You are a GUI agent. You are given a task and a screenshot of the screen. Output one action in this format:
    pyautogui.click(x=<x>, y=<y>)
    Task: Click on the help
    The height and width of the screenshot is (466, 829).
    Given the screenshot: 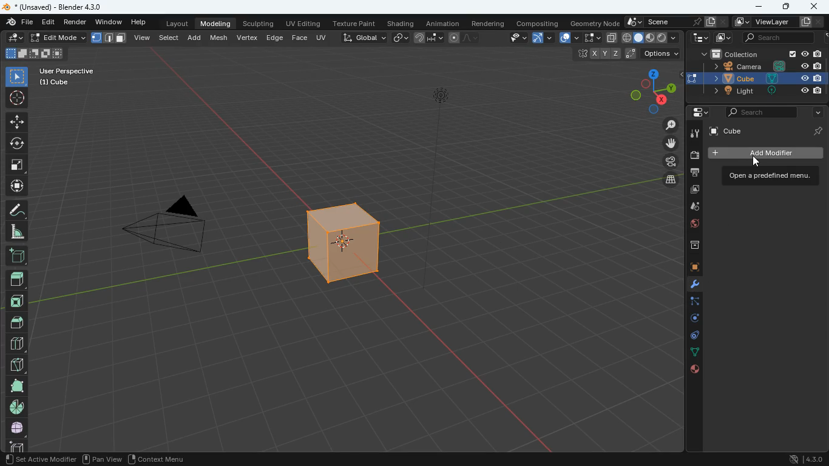 What is the action you would take?
    pyautogui.click(x=140, y=20)
    